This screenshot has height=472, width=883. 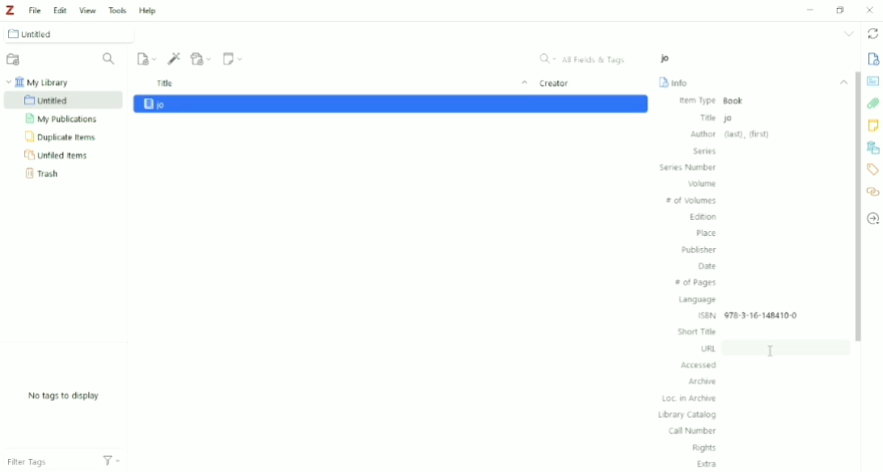 What do you see at coordinates (873, 126) in the screenshot?
I see `Notes` at bounding box center [873, 126].